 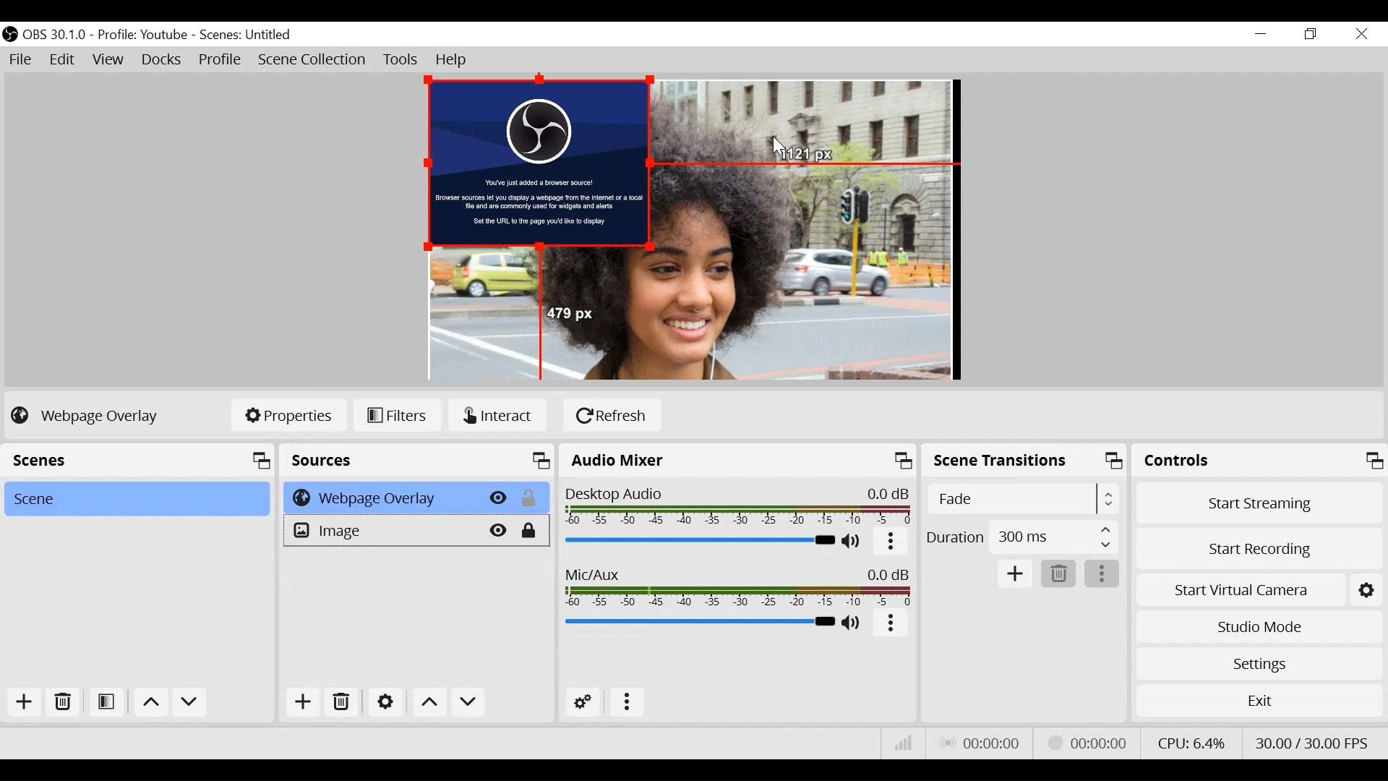 I want to click on move up, so click(x=153, y=703).